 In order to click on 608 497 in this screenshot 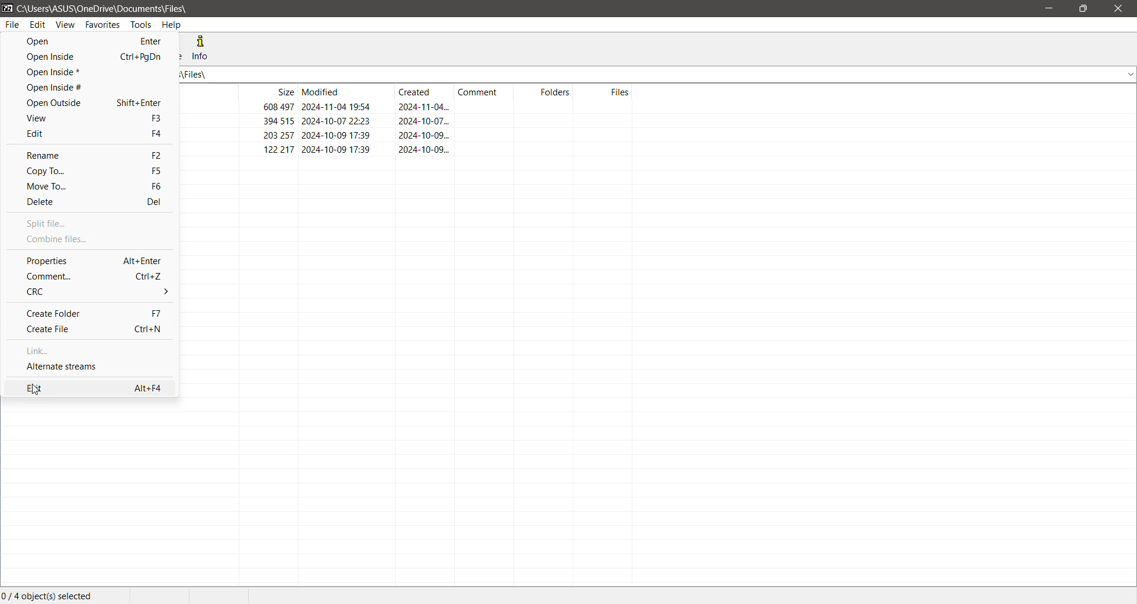, I will do `click(274, 107)`.